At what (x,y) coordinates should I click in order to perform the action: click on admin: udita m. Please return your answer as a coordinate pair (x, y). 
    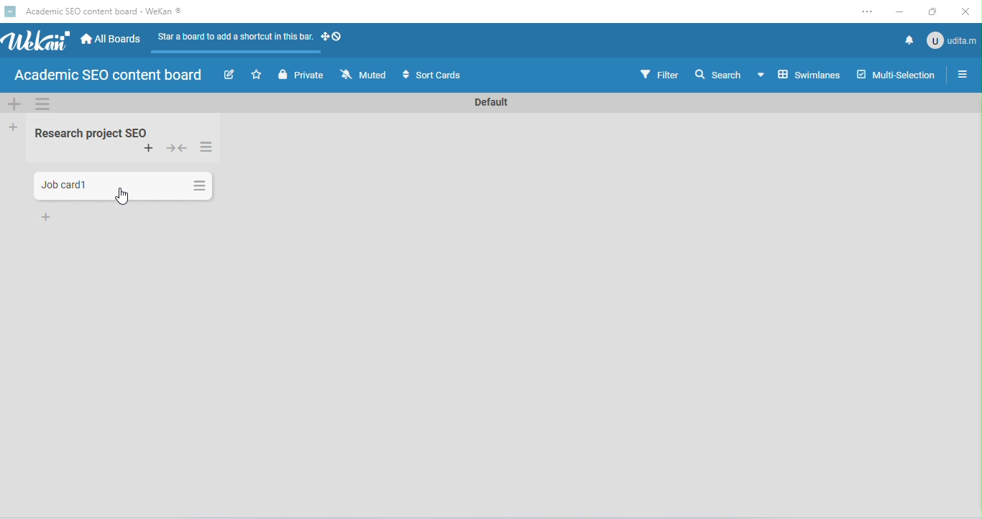
    Looking at the image, I should click on (950, 40).